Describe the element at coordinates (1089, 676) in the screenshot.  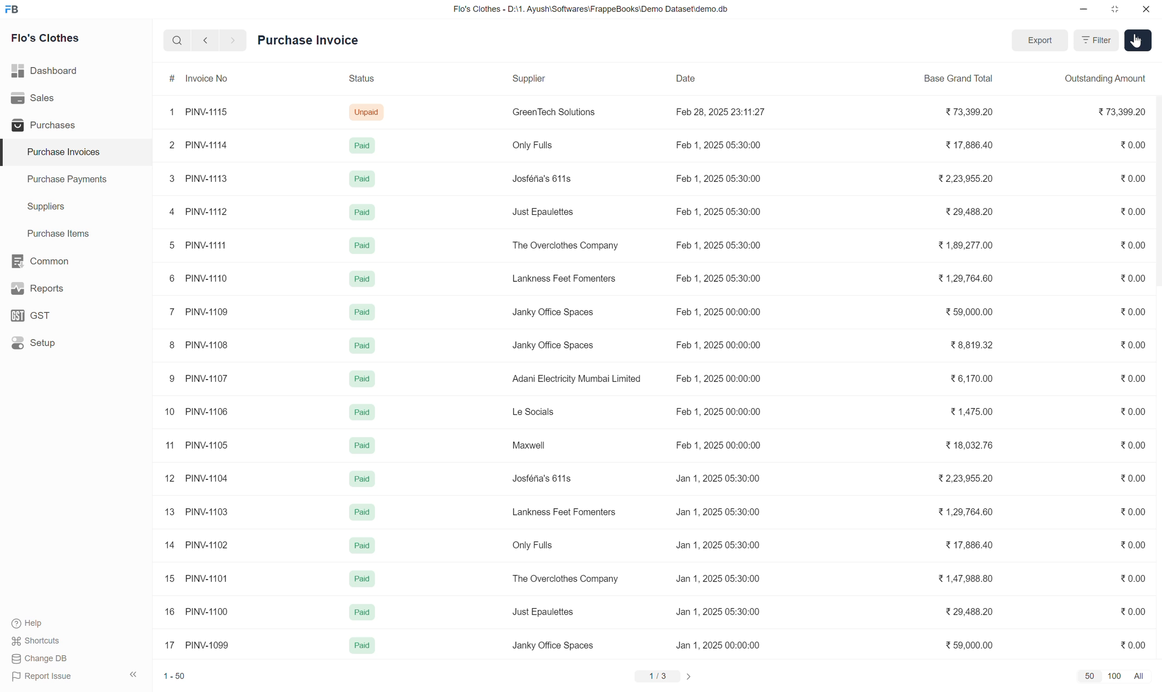
I see `50` at that location.